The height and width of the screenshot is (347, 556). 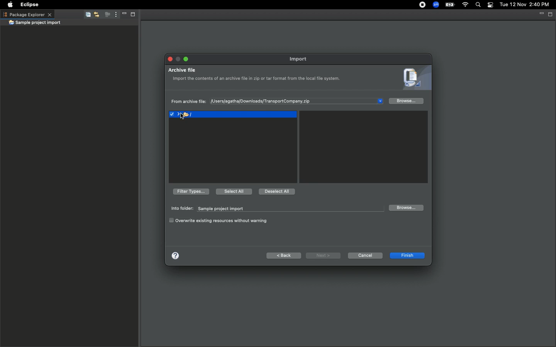 I want to click on Eclipse, so click(x=31, y=5).